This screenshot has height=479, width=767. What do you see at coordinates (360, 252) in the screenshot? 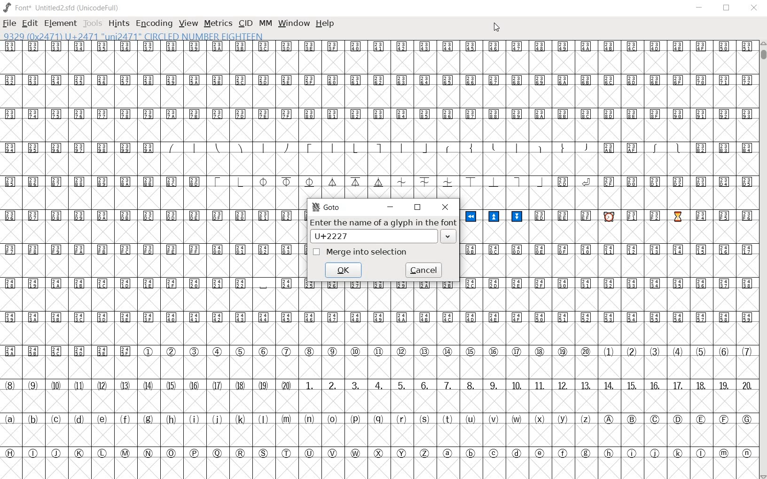
I see `Merge into selection` at bounding box center [360, 252].